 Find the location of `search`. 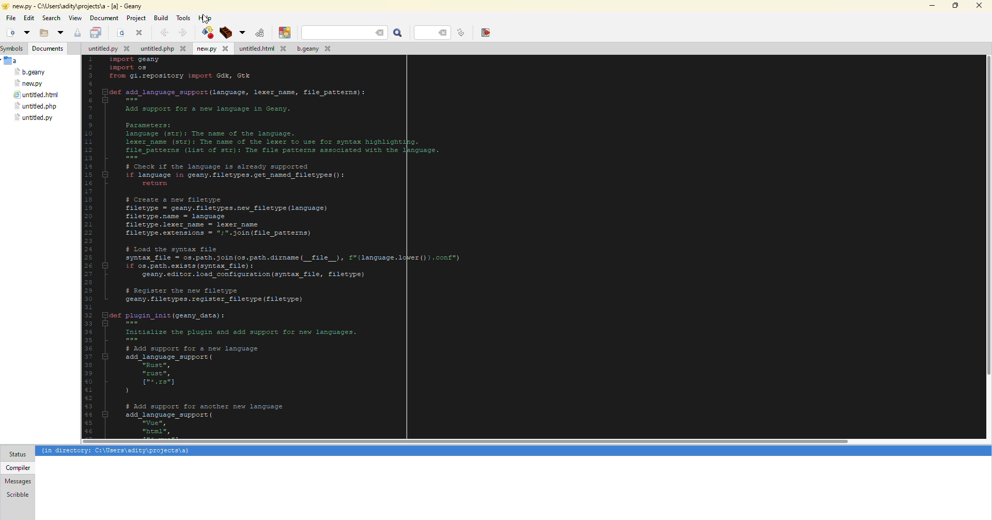

search is located at coordinates (52, 18).